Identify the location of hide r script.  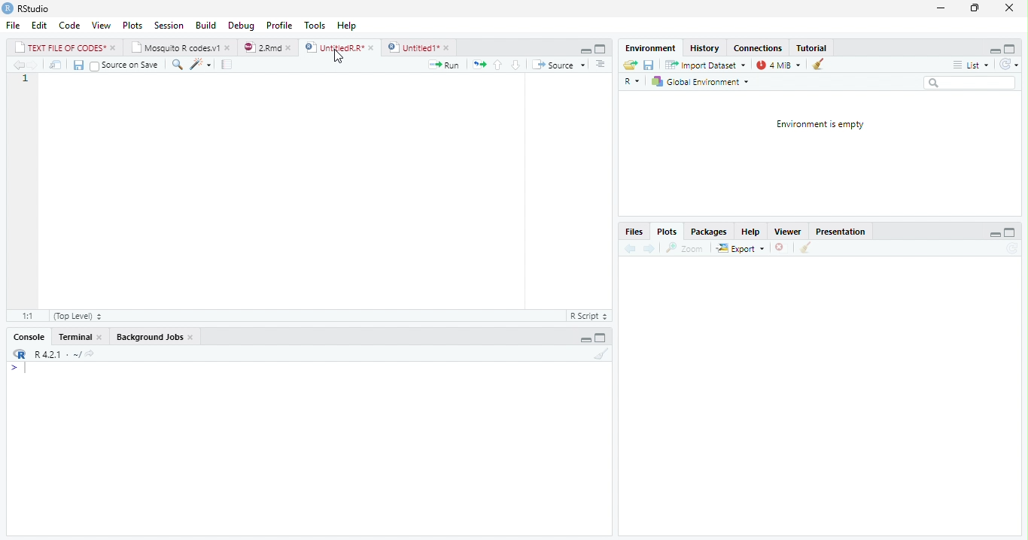
(583, 50).